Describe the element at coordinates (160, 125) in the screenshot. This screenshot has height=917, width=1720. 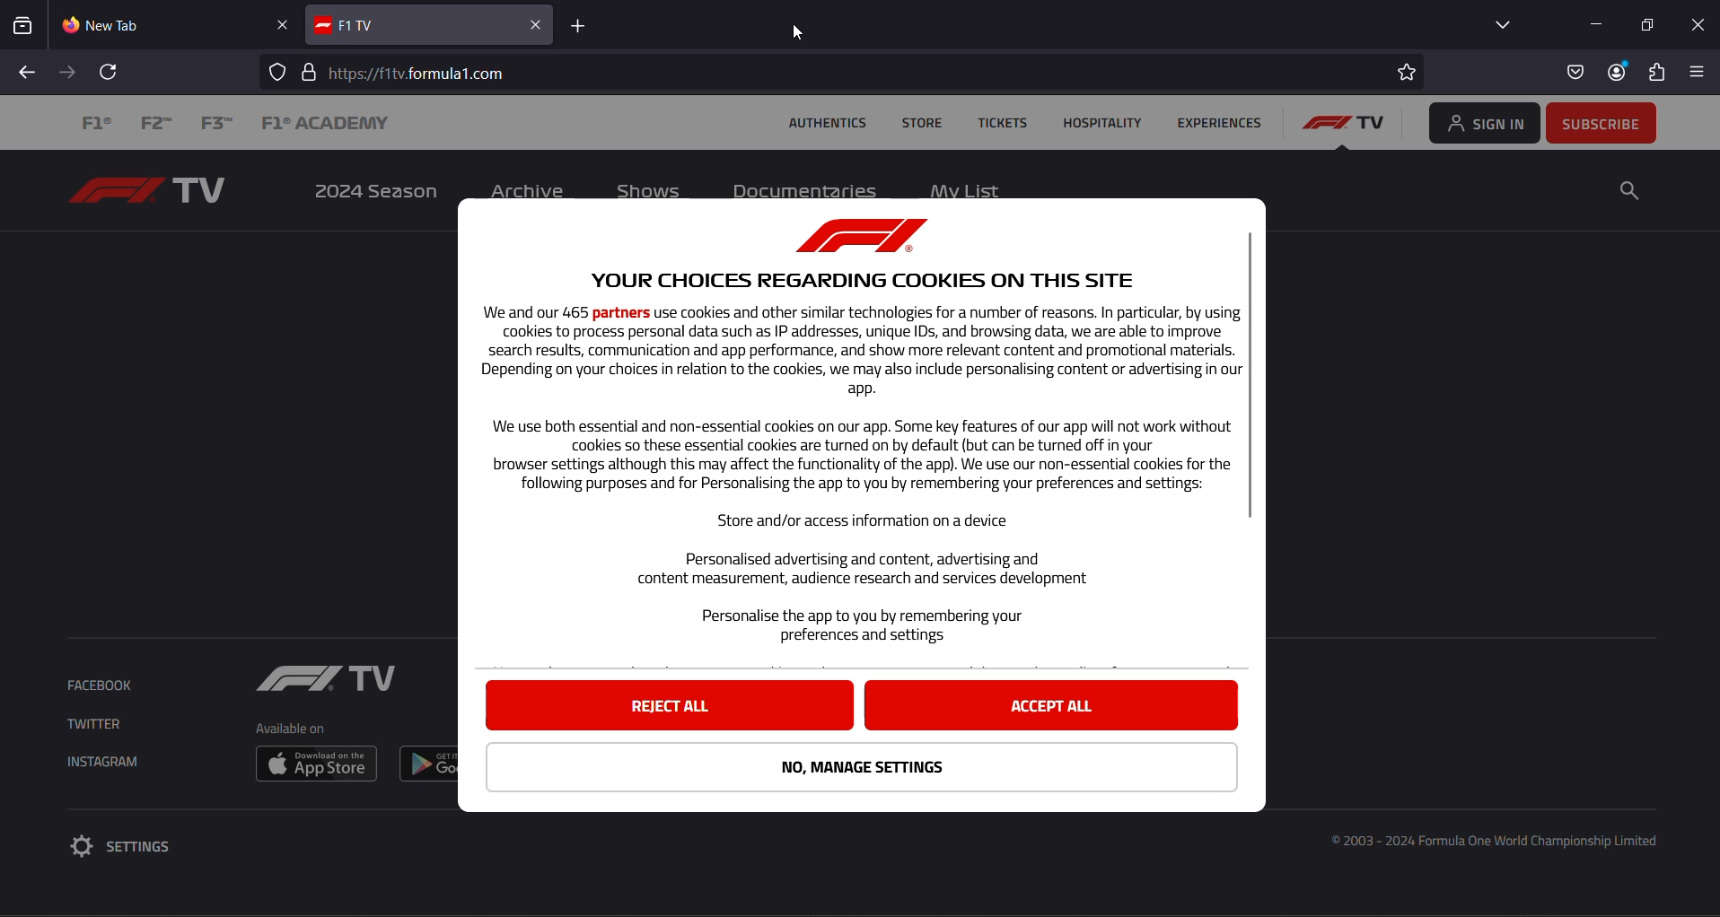
I see `f2` at that location.